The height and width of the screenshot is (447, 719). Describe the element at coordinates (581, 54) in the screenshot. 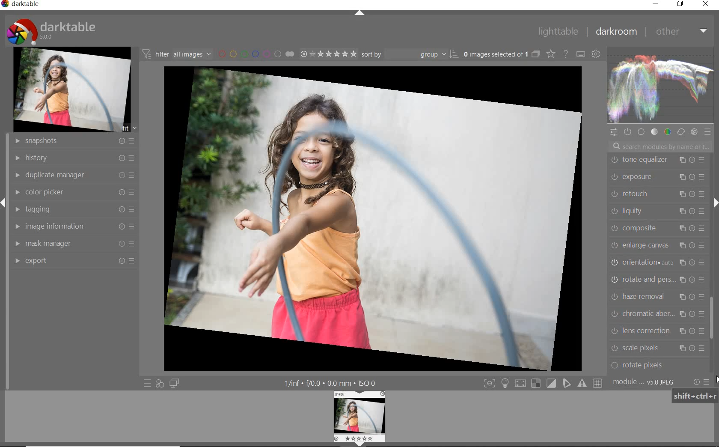

I see `define keyboard shortcut` at that location.